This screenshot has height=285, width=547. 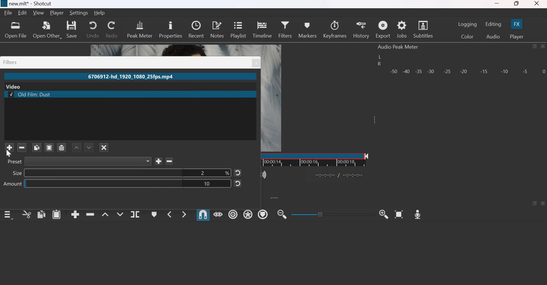 I want to click on cut, so click(x=27, y=214).